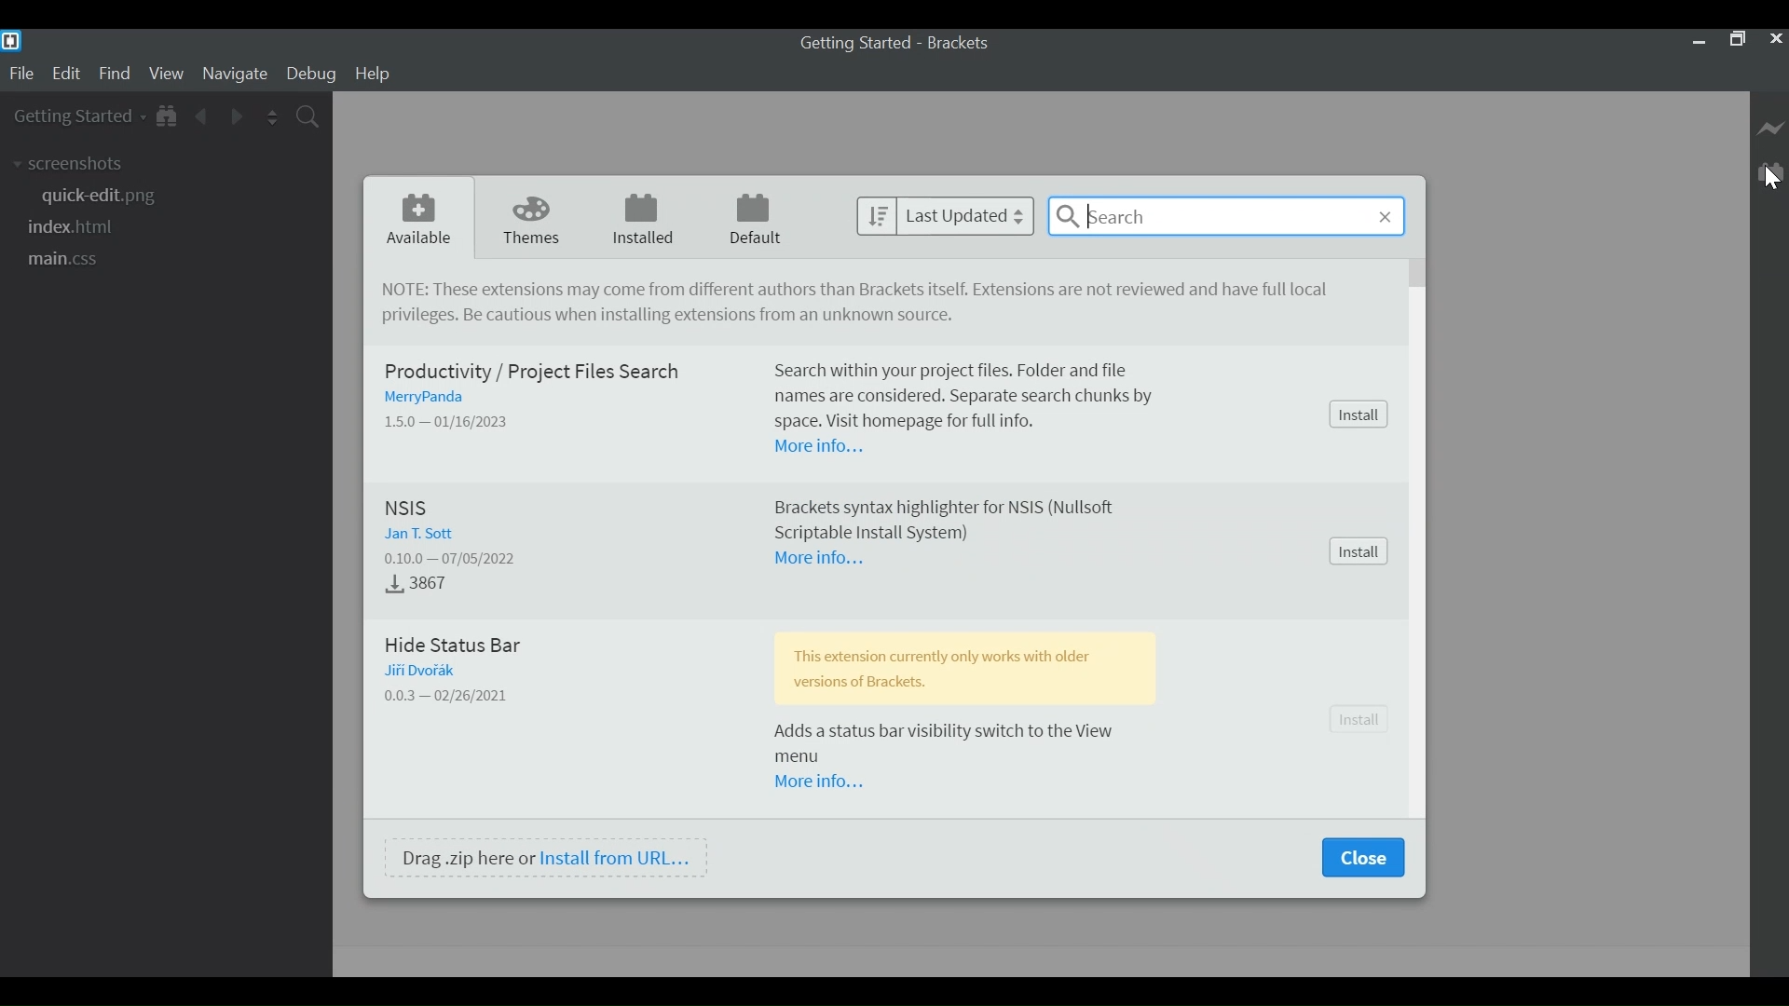 The image size is (1789, 1006). Describe the element at coordinates (376, 74) in the screenshot. I see `Help` at that location.